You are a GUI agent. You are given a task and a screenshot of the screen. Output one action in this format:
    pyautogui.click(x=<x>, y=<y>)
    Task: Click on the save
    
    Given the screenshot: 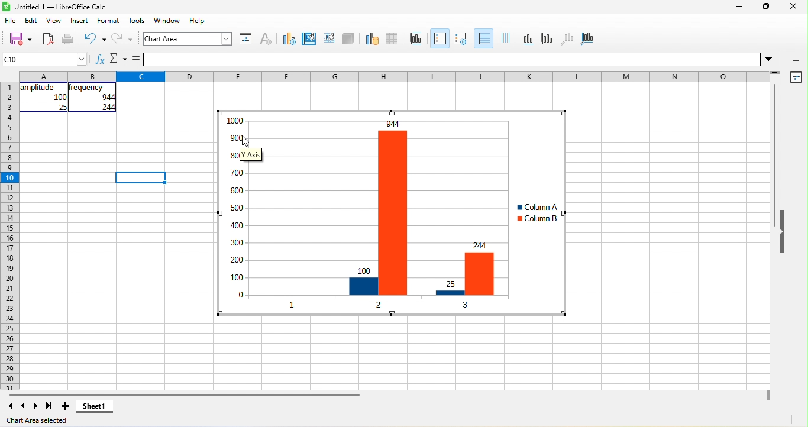 What is the action you would take?
    pyautogui.click(x=17, y=38)
    